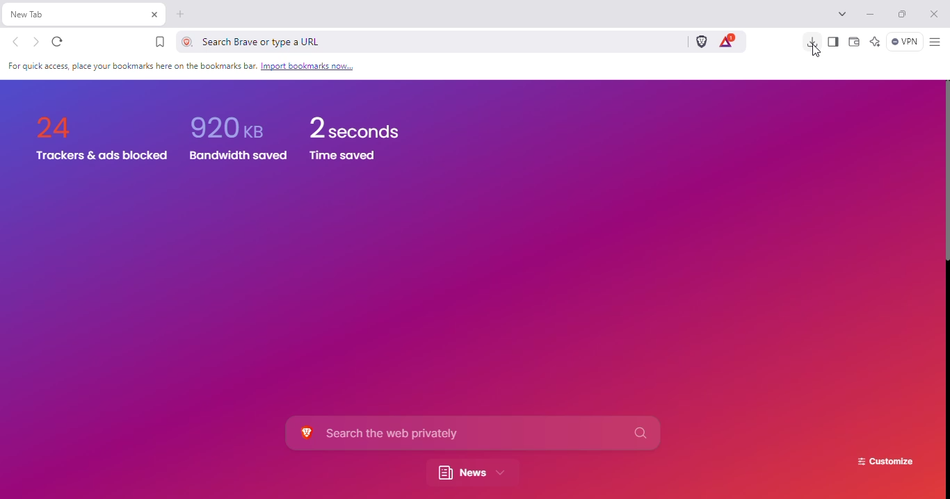 Image resolution: width=950 pixels, height=499 pixels. I want to click on close tab, so click(154, 15).